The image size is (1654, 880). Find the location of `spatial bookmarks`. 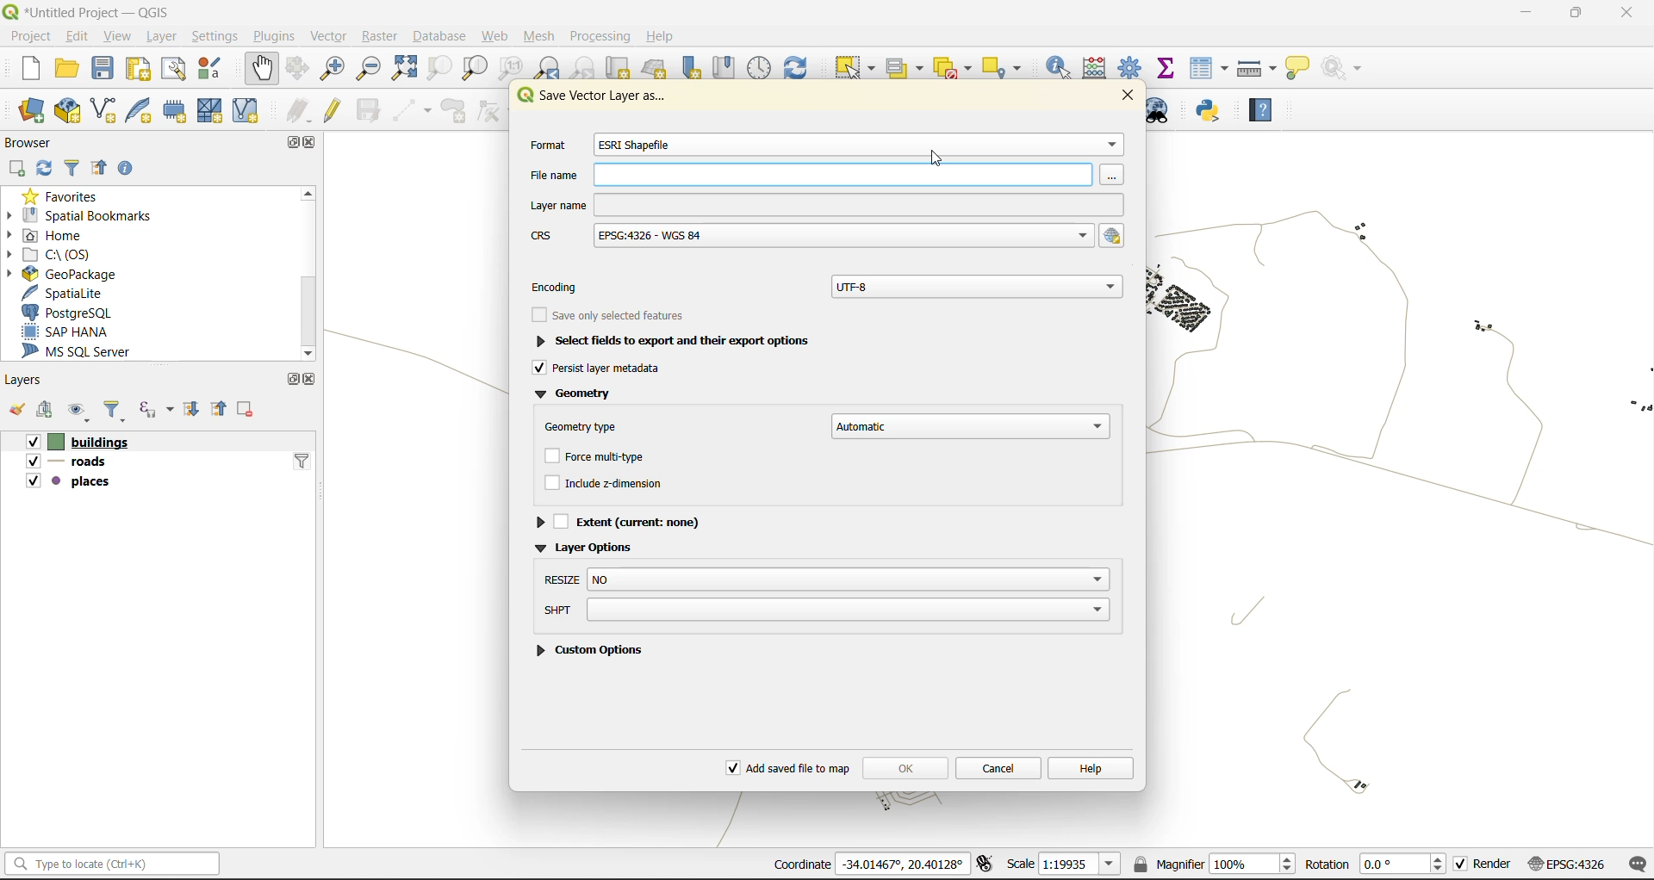

spatial bookmarks is located at coordinates (89, 217).